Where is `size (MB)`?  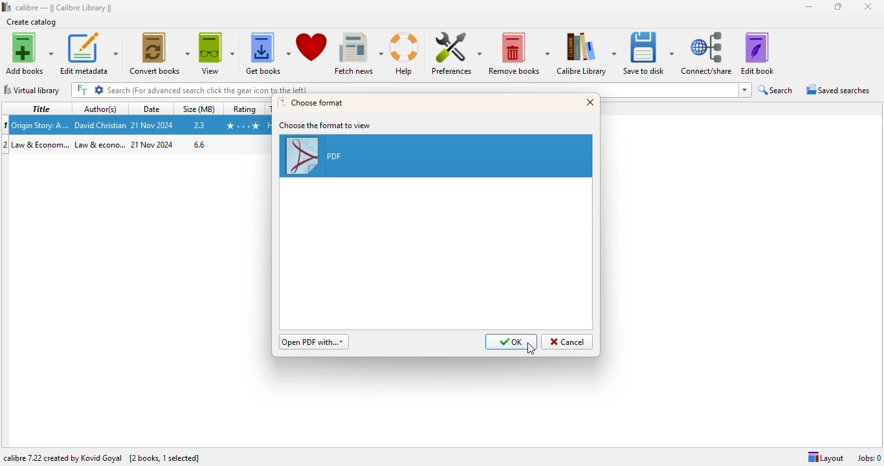
size (MB) is located at coordinates (200, 108).